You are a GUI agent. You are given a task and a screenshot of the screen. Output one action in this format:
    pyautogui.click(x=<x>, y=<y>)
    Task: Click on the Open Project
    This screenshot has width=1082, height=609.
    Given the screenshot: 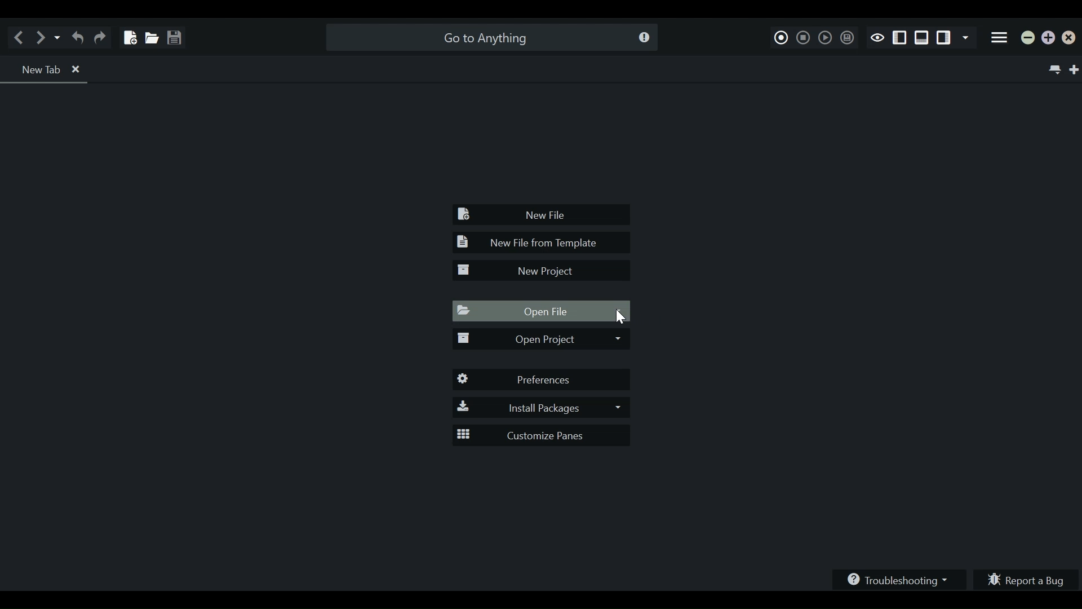 What is the action you would take?
    pyautogui.click(x=540, y=341)
    